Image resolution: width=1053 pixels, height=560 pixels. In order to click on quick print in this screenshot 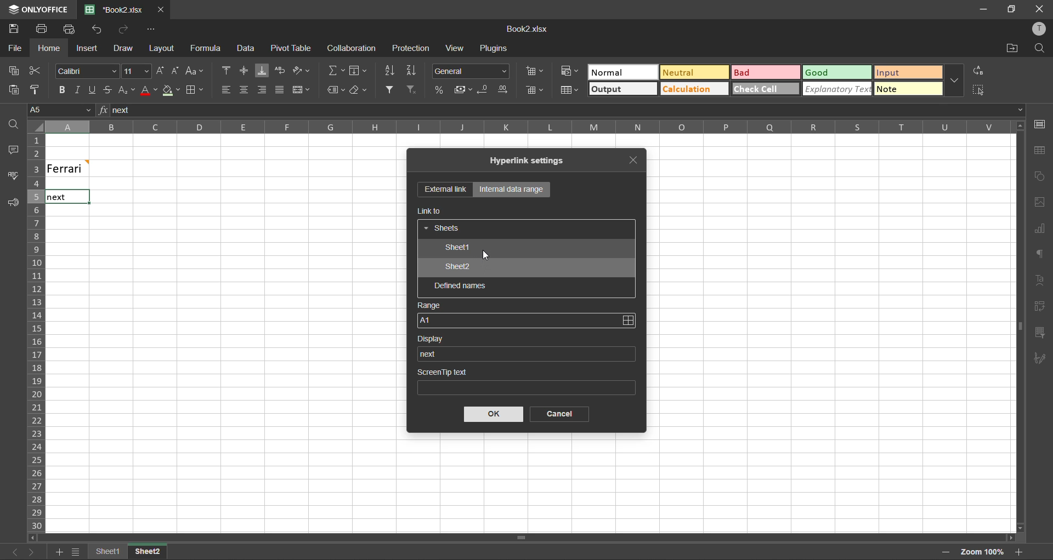, I will do `click(69, 28)`.